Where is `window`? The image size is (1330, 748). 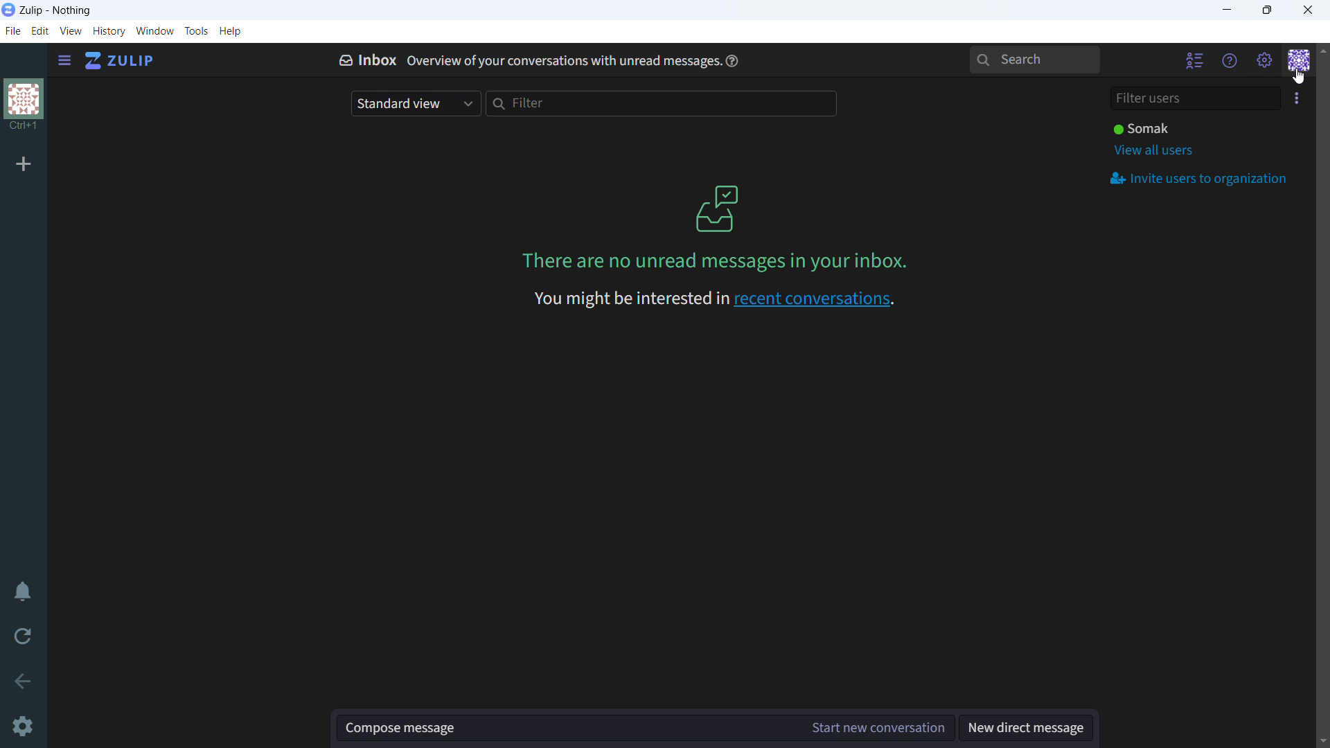
window is located at coordinates (156, 30).